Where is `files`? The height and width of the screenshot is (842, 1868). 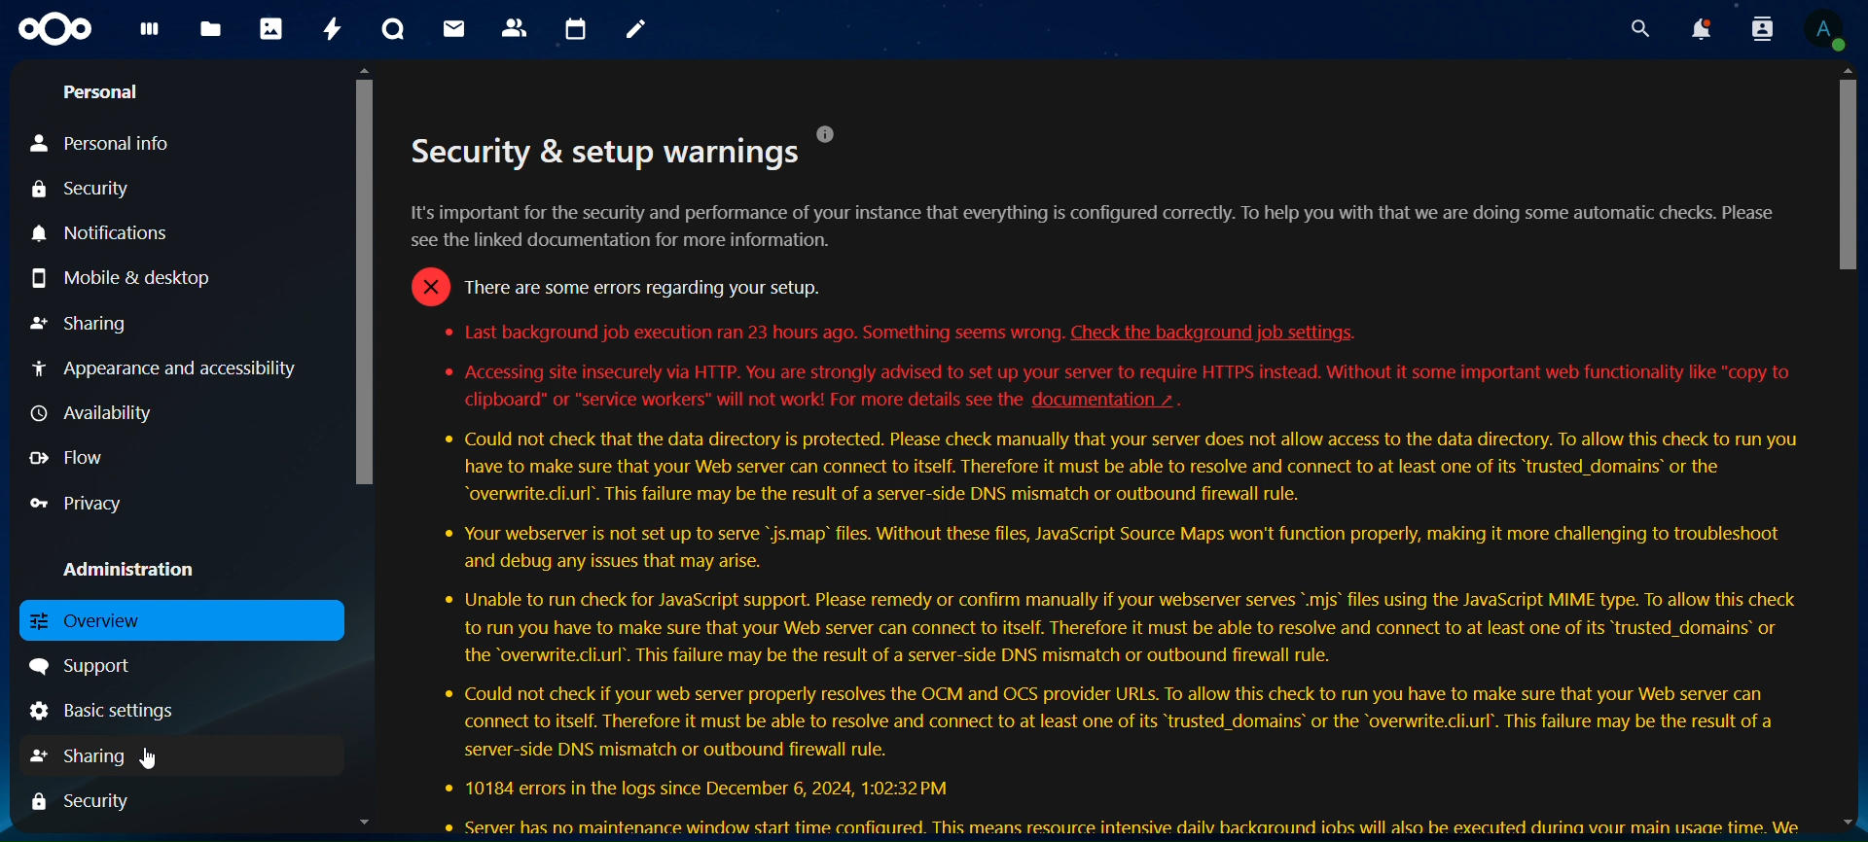
files is located at coordinates (210, 30).